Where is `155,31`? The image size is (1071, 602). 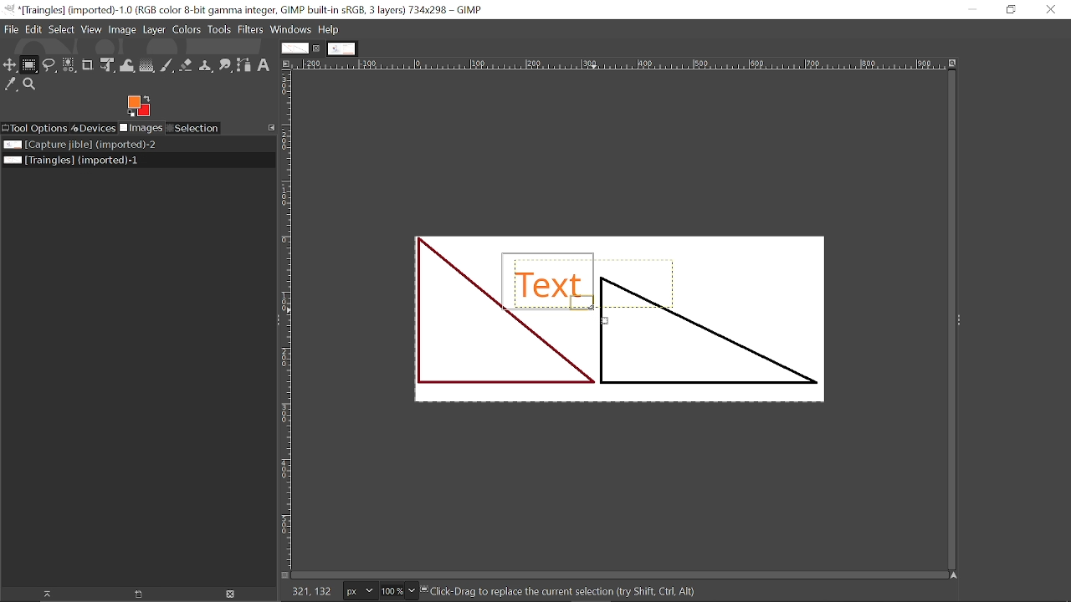 155,31 is located at coordinates (310, 589).